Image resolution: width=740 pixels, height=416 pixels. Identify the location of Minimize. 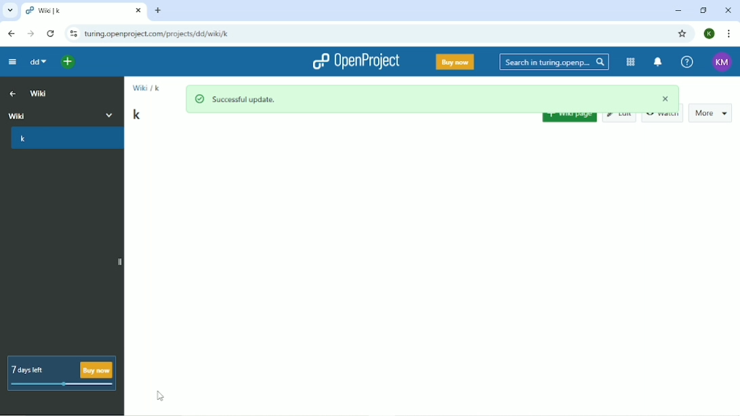
(677, 10).